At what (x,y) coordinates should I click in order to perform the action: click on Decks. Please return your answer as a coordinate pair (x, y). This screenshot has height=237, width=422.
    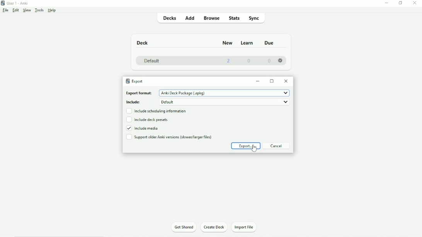
    Looking at the image, I should click on (168, 18).